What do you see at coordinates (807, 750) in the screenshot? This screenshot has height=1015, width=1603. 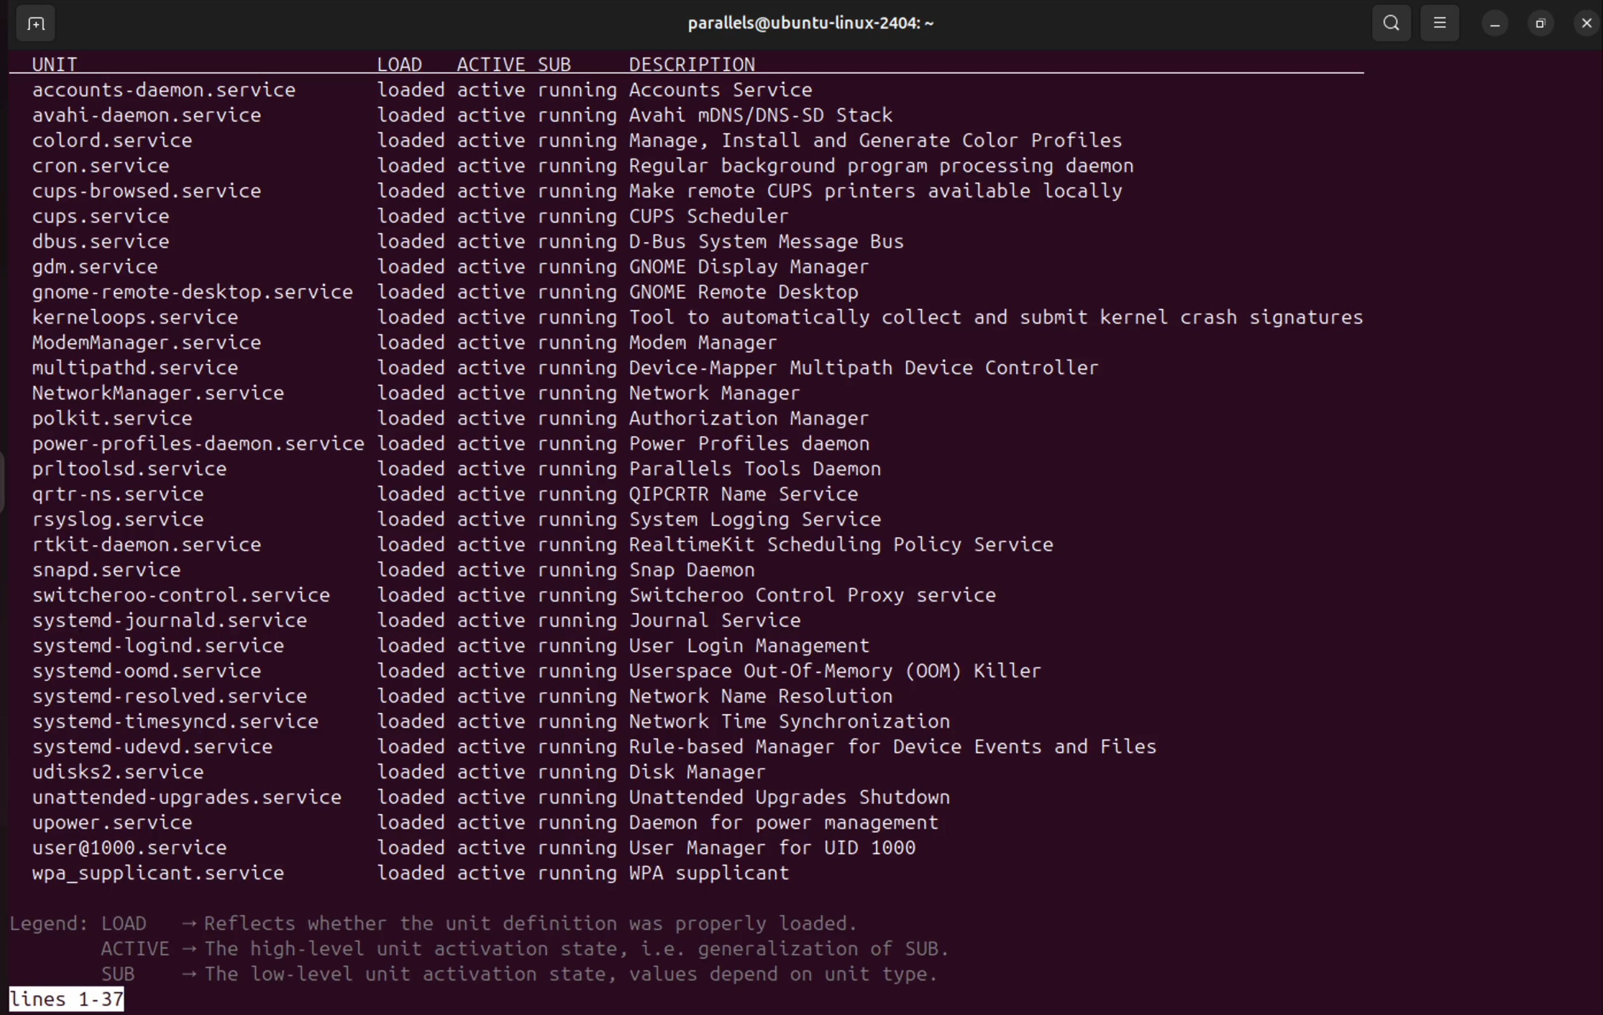 I see `active running ` at bounding box center [807, 750].